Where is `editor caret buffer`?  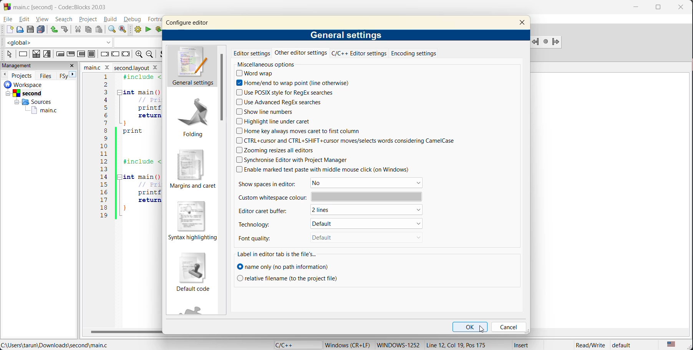 editor caret buffer is located at coordinates (268, 210).